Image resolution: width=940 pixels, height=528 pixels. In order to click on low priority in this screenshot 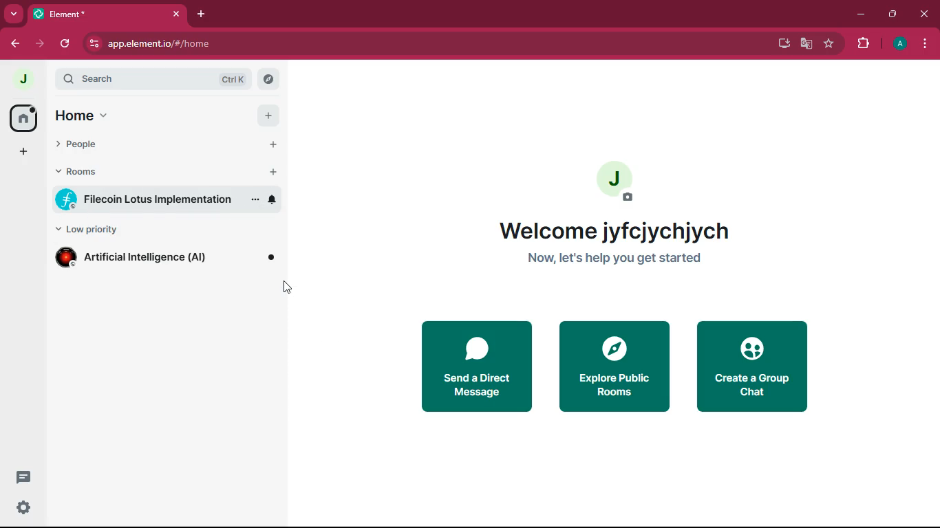, I will do `click(94, 230)`.